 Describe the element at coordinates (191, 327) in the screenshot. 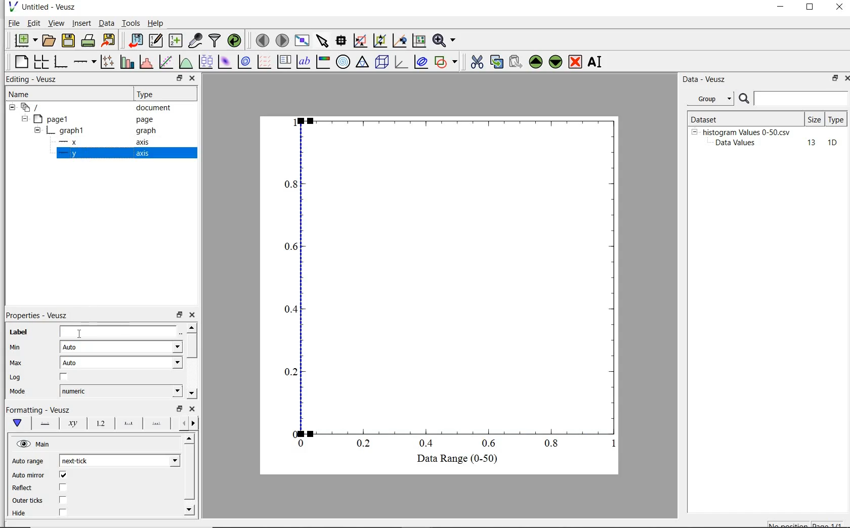

I see `move up` at that location.